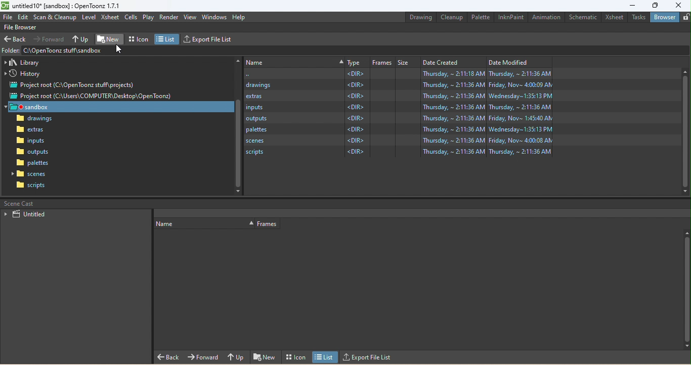  Describe the element at coordinates (358, 63) in the screenshot. I see `Type` at that location.